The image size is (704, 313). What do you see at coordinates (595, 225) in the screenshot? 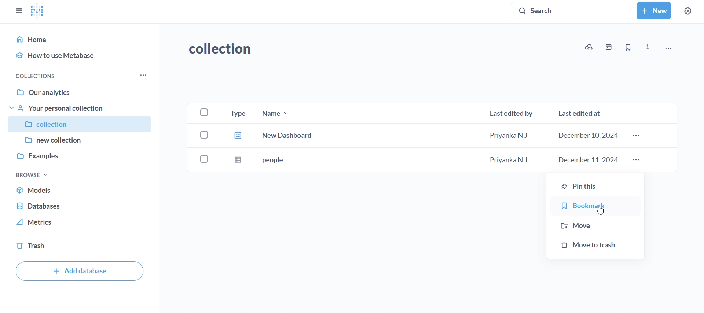
I see `move` at bounding box center [595, 225].